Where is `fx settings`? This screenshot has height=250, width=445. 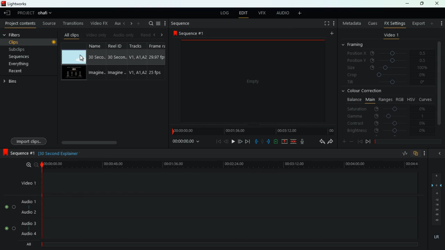
fx settings is located at coordinates (394, 23).